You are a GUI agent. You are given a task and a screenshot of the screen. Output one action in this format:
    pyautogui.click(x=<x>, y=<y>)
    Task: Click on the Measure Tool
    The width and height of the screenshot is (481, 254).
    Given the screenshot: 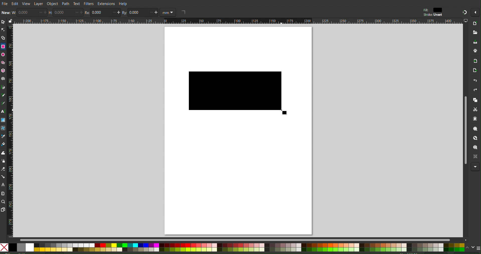 What is the action you would take?
    pyautogui.click(x=3, y=193)
    